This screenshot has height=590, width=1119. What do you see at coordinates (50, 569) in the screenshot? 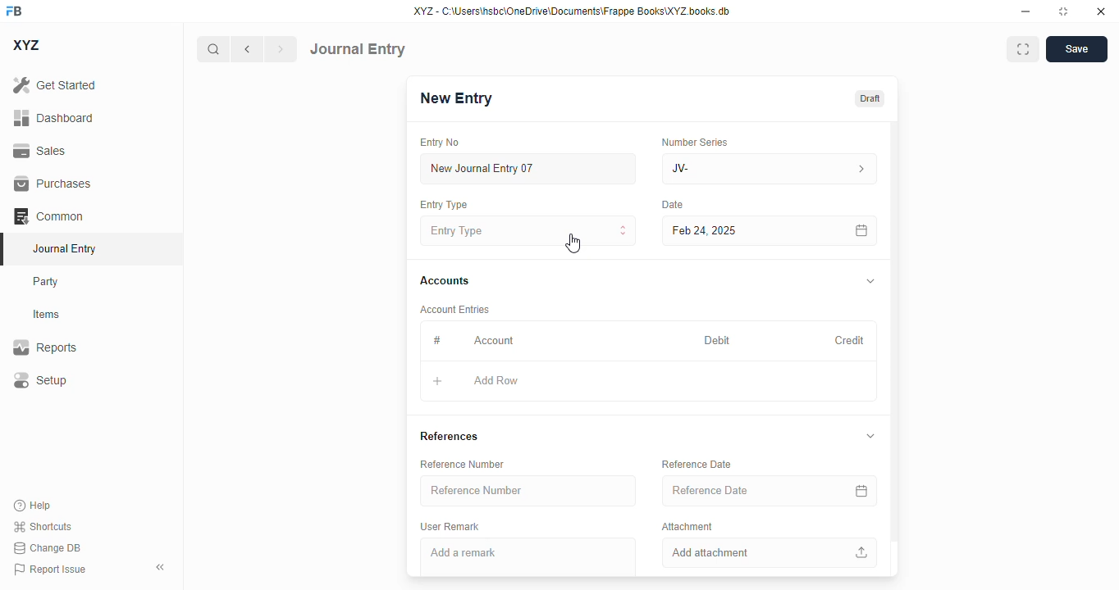
I see `report issue` at bounding box center [50, 569].